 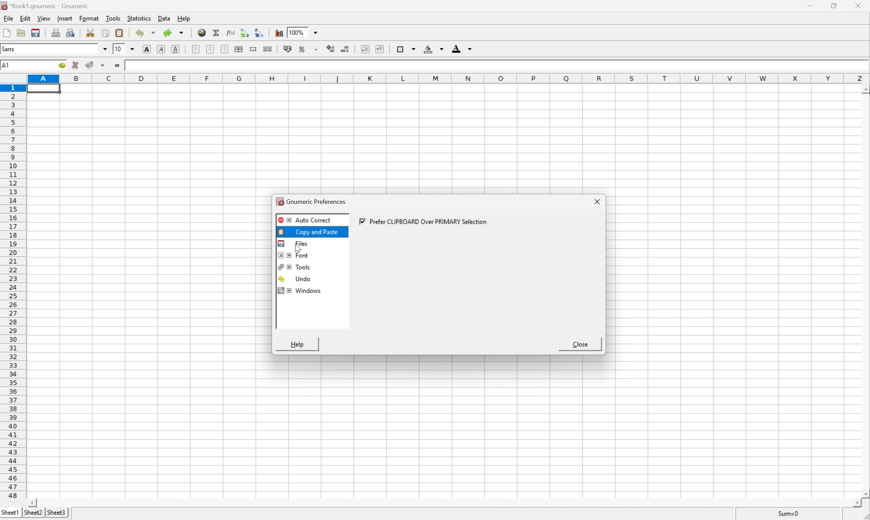 I want to click on sum in current cell, so click(x=217, y=33).